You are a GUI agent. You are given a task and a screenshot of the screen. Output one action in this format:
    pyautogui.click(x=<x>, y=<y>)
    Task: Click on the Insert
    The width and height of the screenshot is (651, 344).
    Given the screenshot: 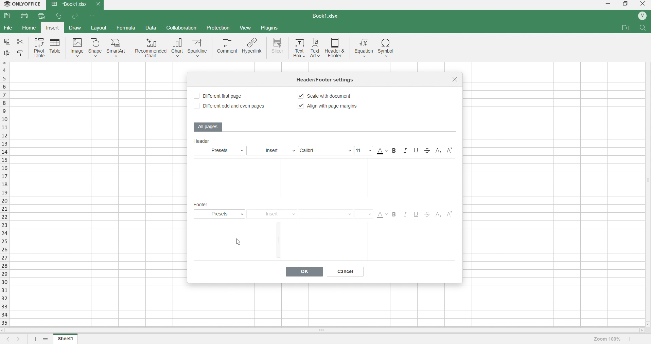 What is the action you would take?
    pyautogui.click(x=274, y=151)
    